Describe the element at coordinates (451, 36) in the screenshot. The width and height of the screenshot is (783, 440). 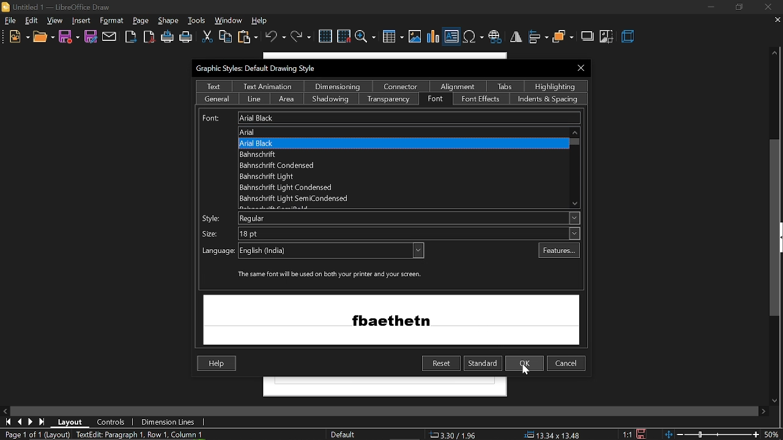
I see `Insert text` at that location.